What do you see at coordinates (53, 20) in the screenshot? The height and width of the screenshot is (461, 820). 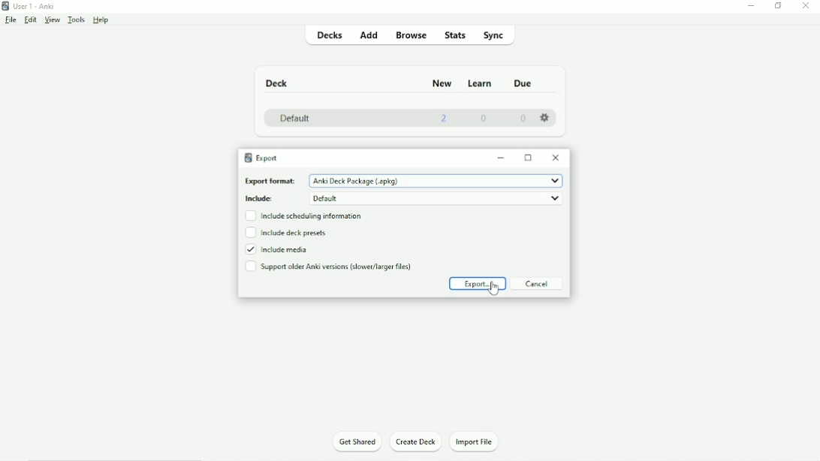 I see `View` at bounding box center [53, 20].